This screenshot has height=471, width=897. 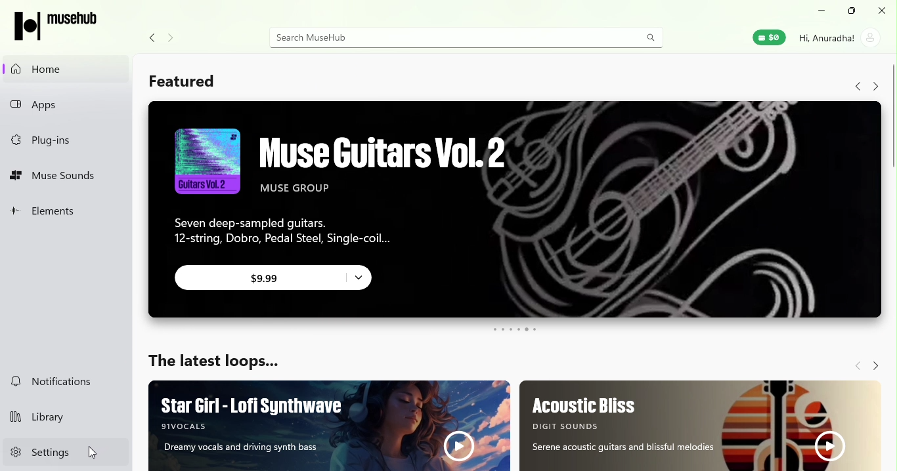 I want to click on Apps, so click(x=68, y=105).